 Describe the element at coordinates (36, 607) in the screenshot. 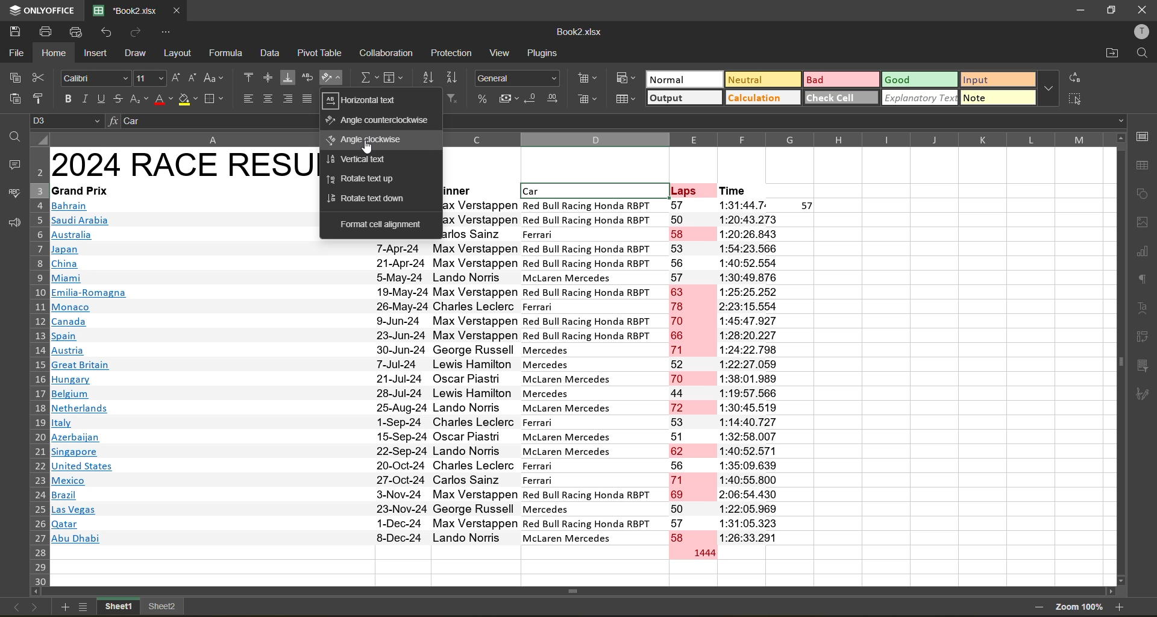

I see `next` at that location.